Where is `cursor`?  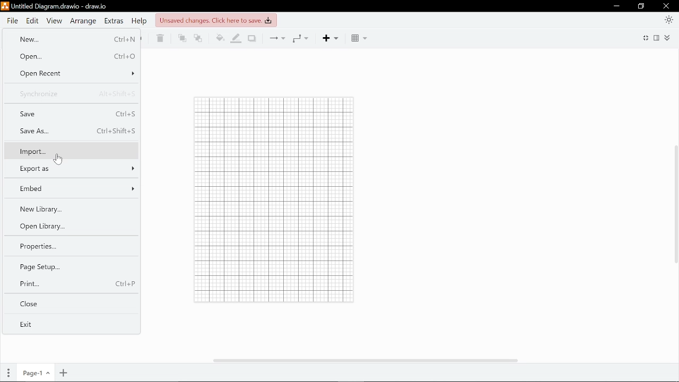 cursor is located at coordinates (58, 159).